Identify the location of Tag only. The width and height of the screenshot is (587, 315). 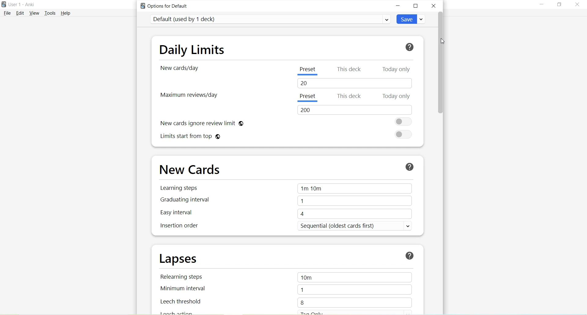
(325, 312).